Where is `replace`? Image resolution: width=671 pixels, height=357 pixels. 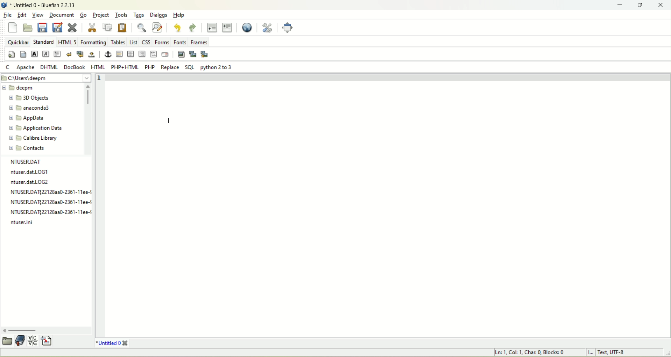
replace is located at coordinates (170, 67).